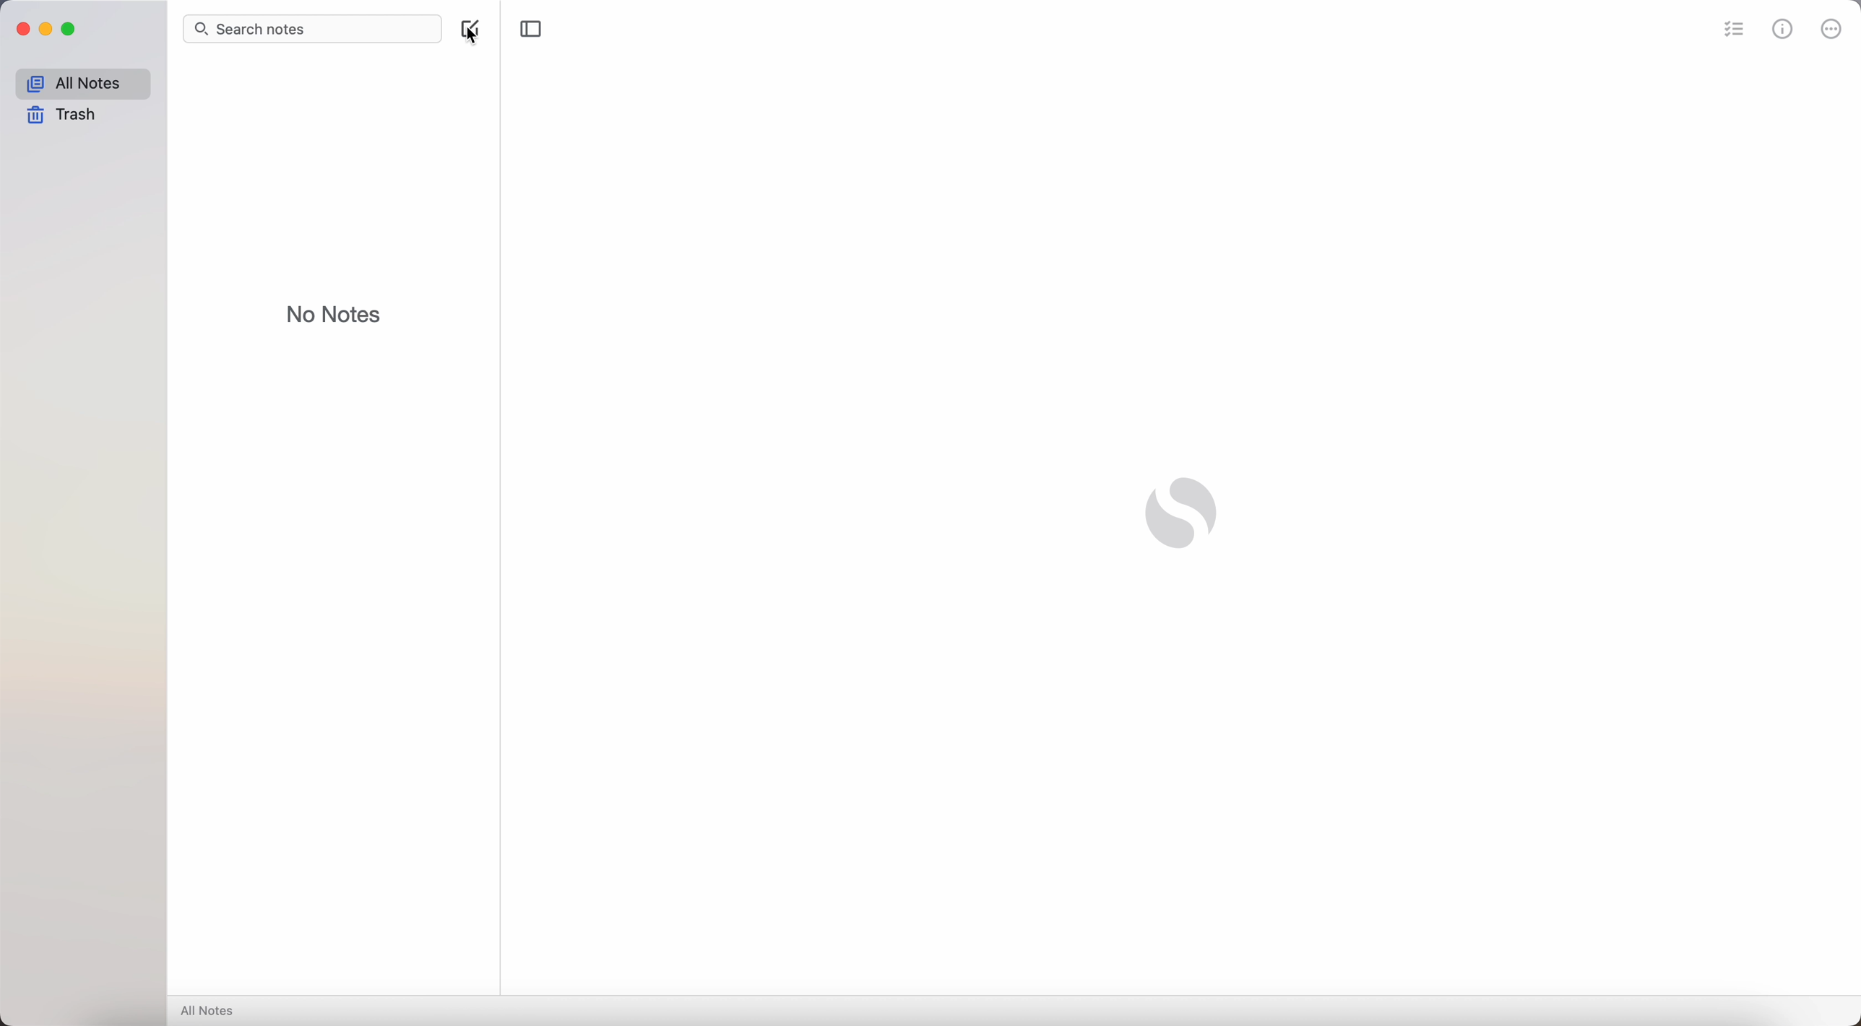  What do you see at coordinates (22, 30) in the screenshot?
I see `close` at bounding box center [22, 30].